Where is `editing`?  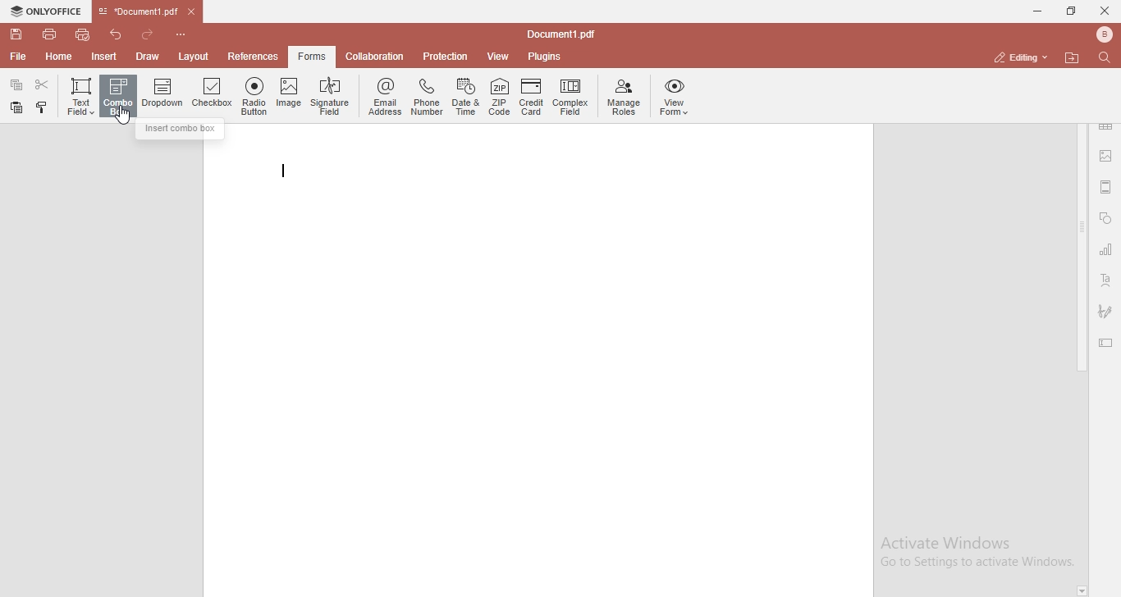
editing is located at coordinates (1018, 57).